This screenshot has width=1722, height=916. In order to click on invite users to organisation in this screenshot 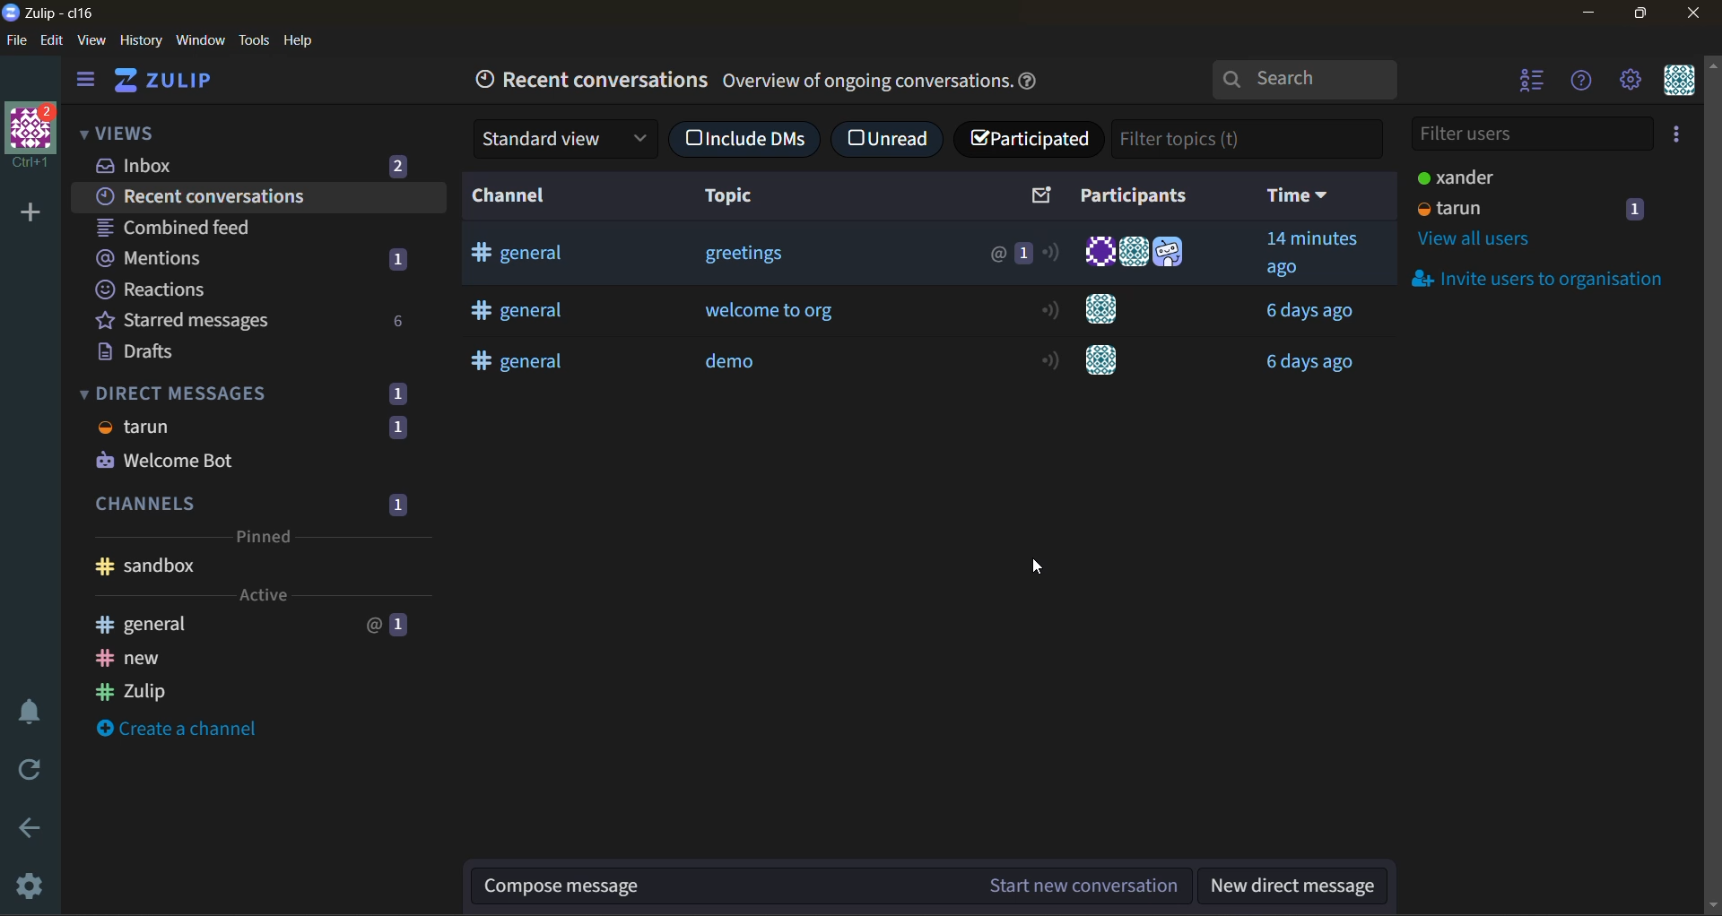, I will do `click(1679, 138)`.